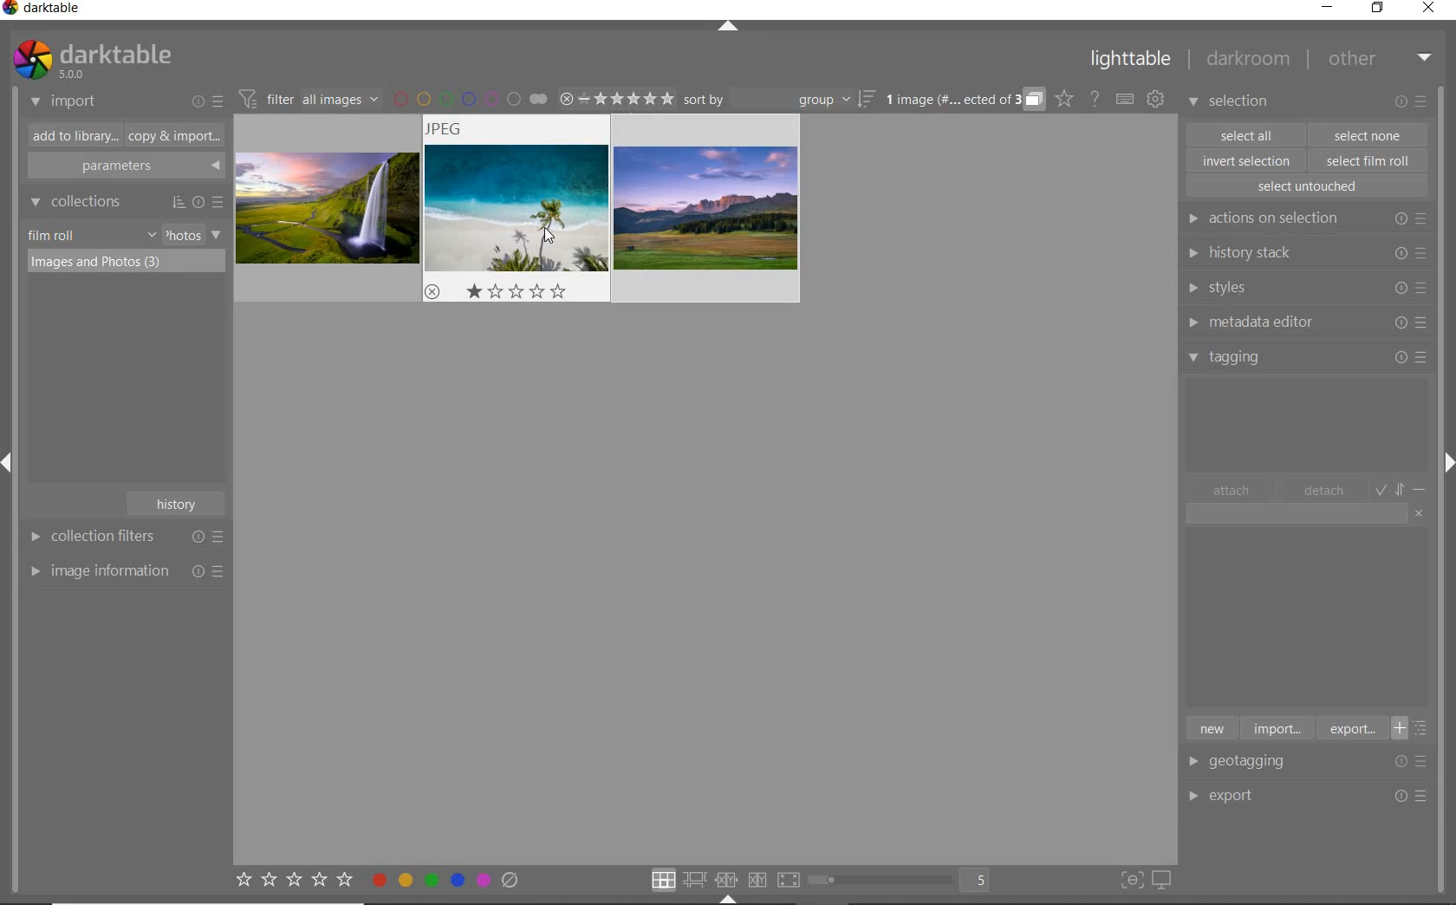 This screenshot has width=1456, height=905. What do you see at coordinates (782, 100) in the screenshot?
I see `sort` at bounding box center [782, 100].